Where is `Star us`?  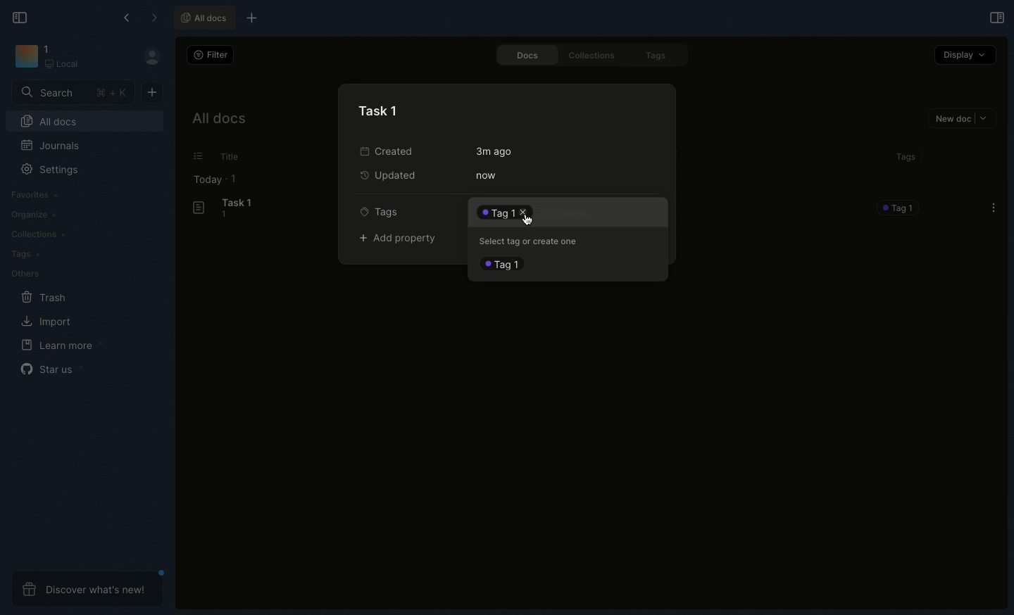 Star us is located at coordinates (49, 368).